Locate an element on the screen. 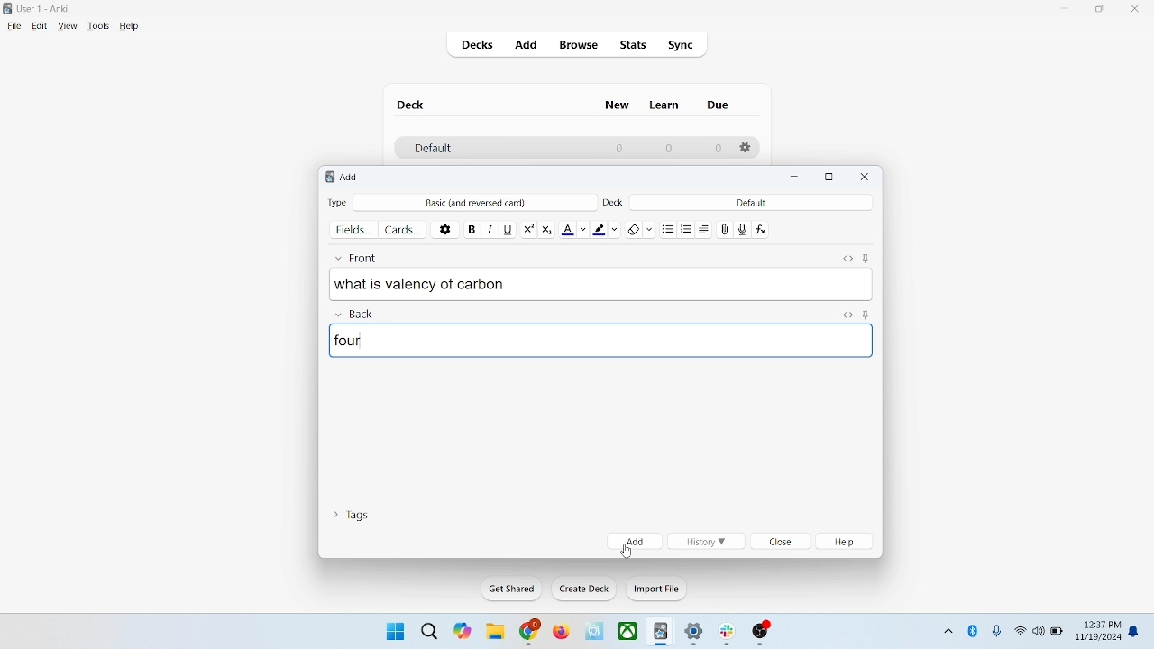  import file is located at coordinates (657, 589).